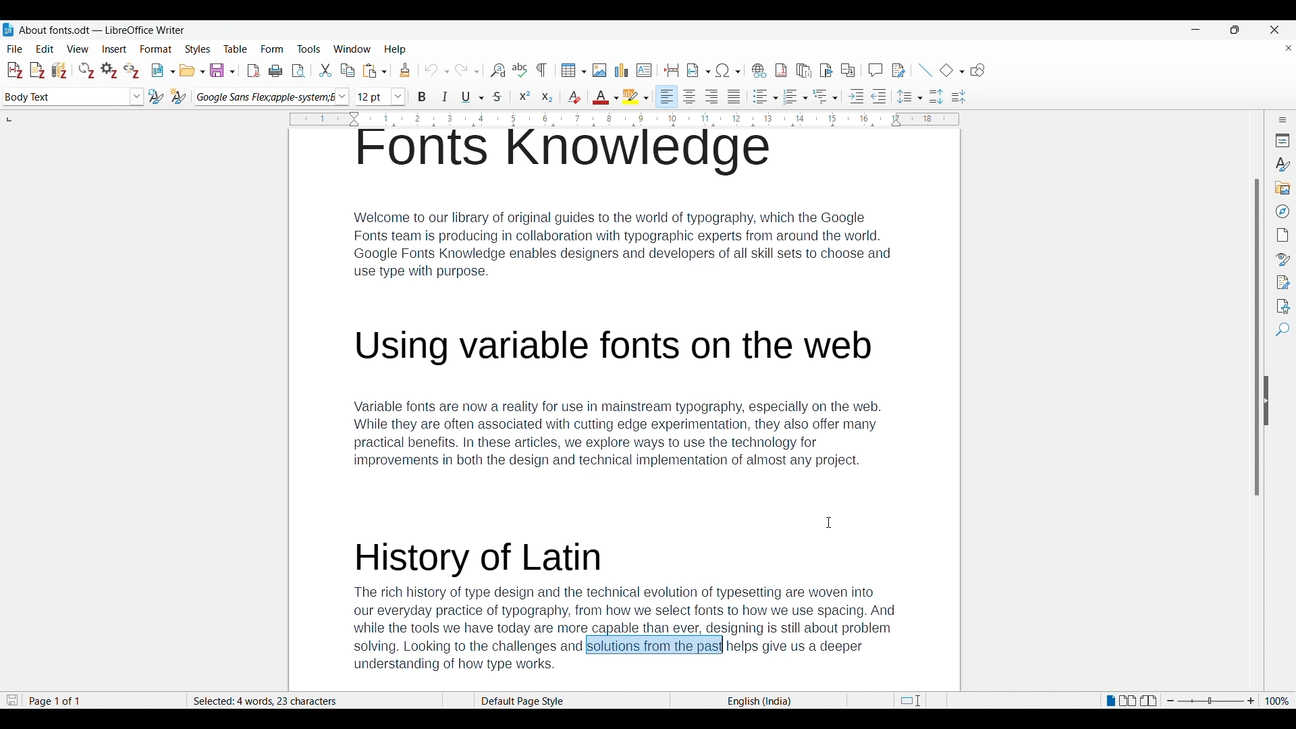 The image size is (1296, 729). Describe the element at coordinates (1110, 701) in the screenshot. I see `Single page view` at that location.